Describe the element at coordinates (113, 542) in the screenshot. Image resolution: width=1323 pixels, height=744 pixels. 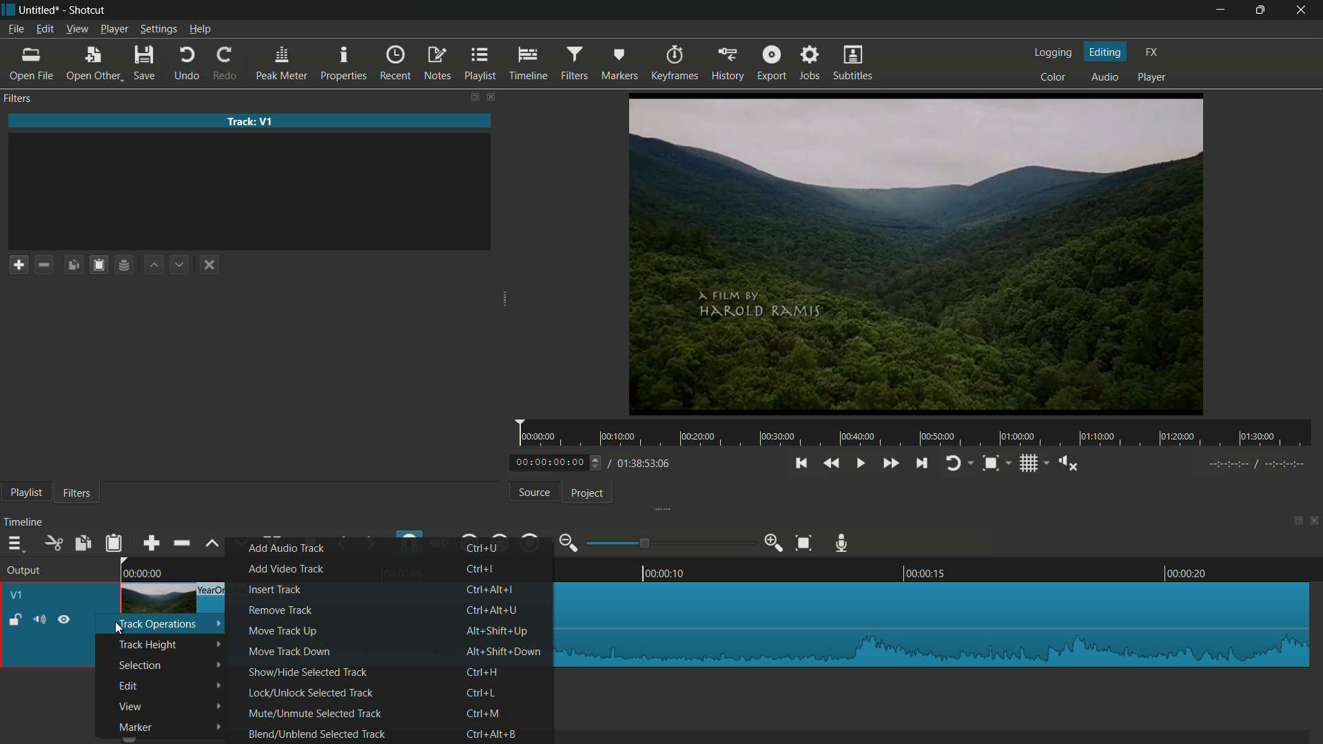
I see `paste` at that location.